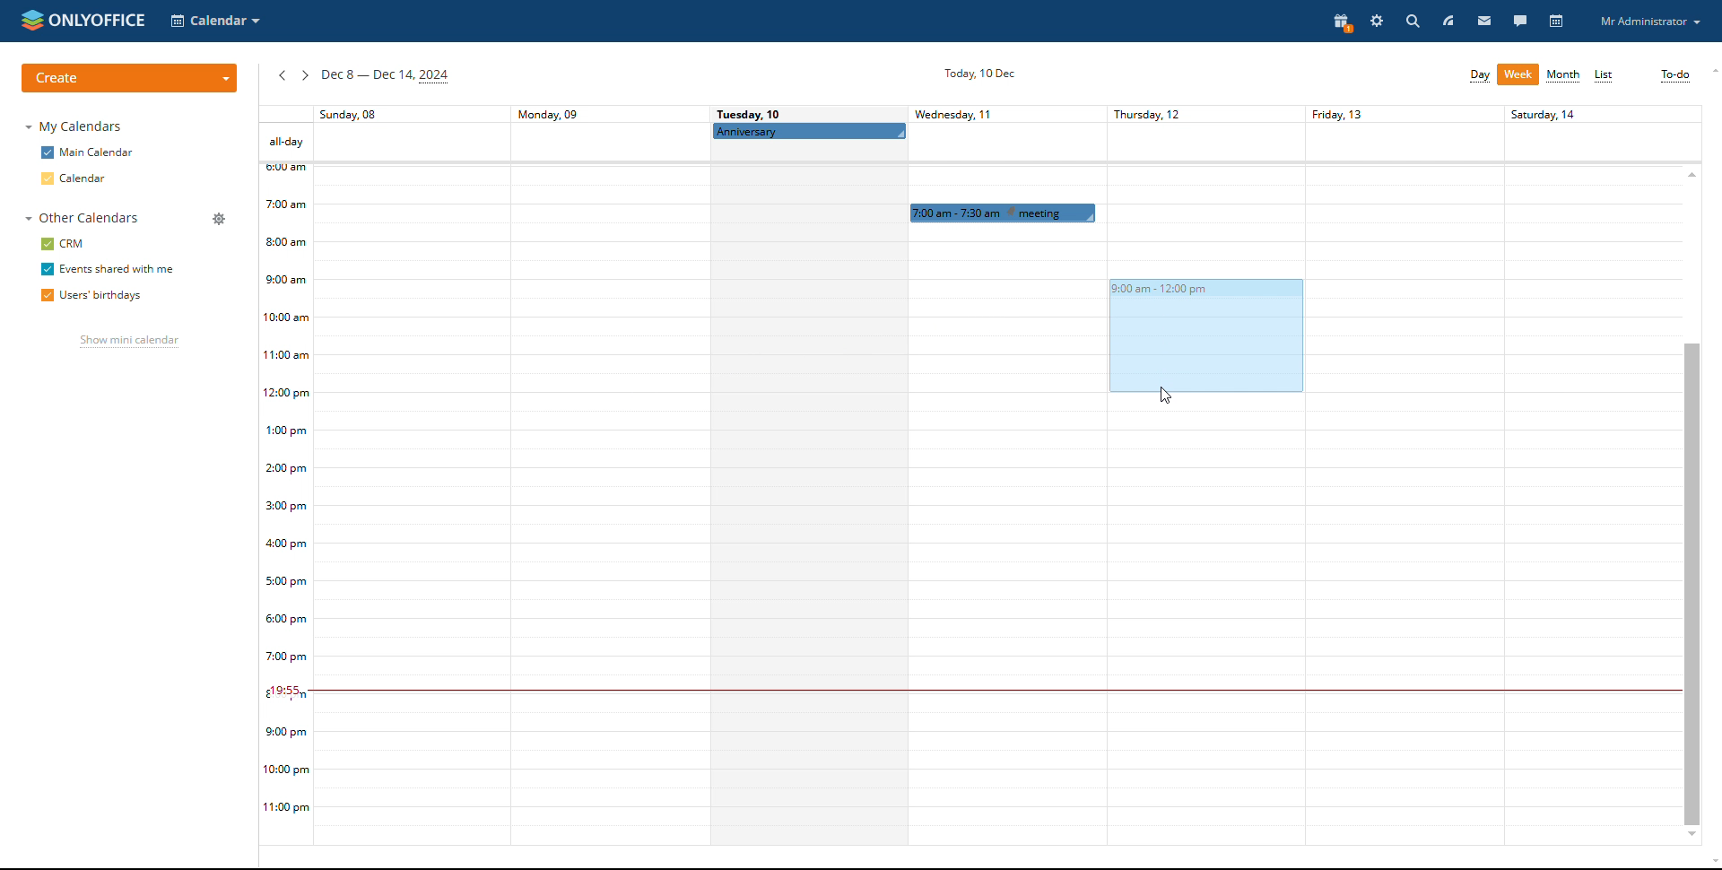 The height and width of the screenshot is (870, 1722). Describe the element at coordinates (809, 131) in the screenshot. I see `scheduled all-day event` at that location.